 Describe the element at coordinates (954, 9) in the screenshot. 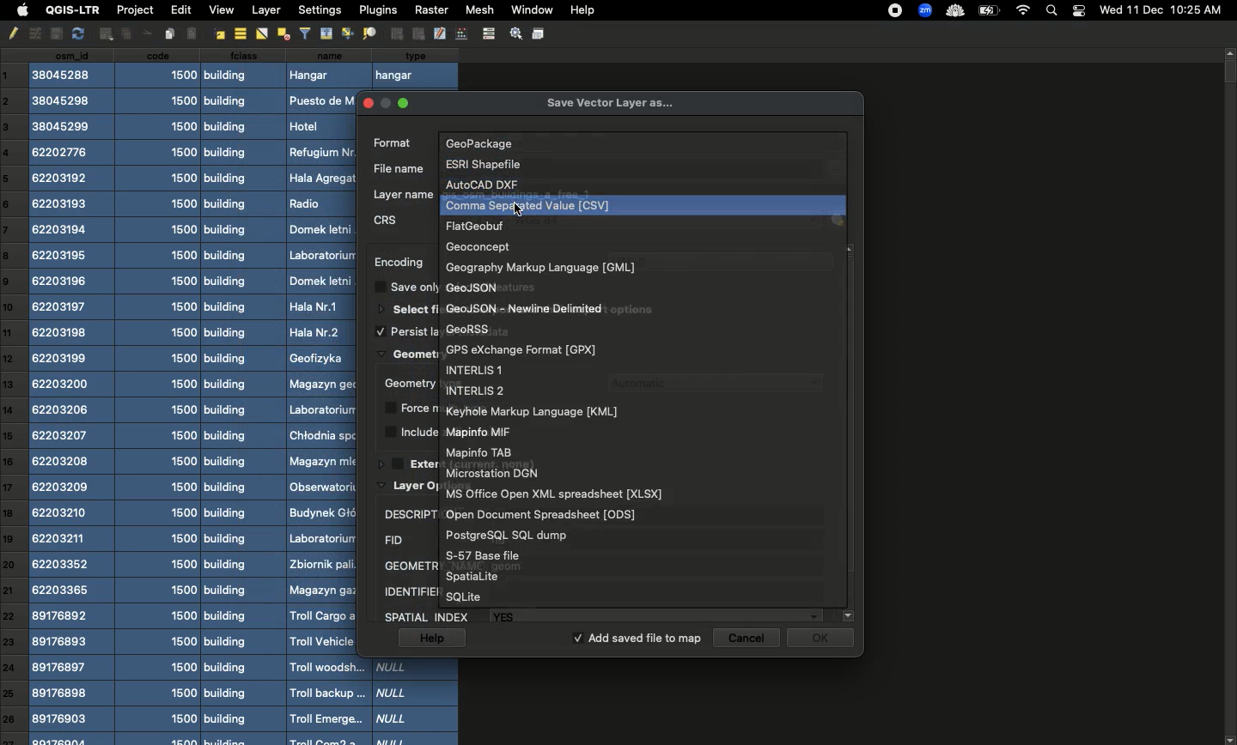

I see `cloud` at that location.